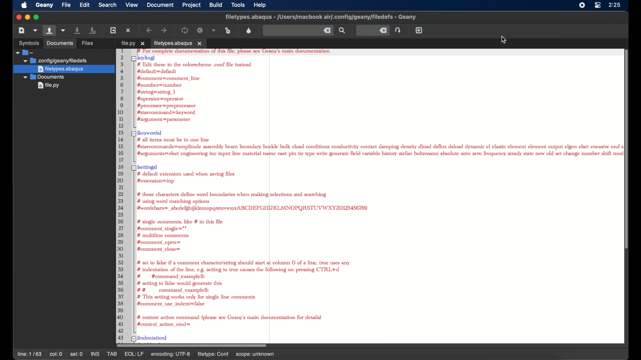 This screenshot has width=641, height=360. What do you see at coordinates (192, 5) in the screenshot?
I see `project` at bounding box center [192, 5].